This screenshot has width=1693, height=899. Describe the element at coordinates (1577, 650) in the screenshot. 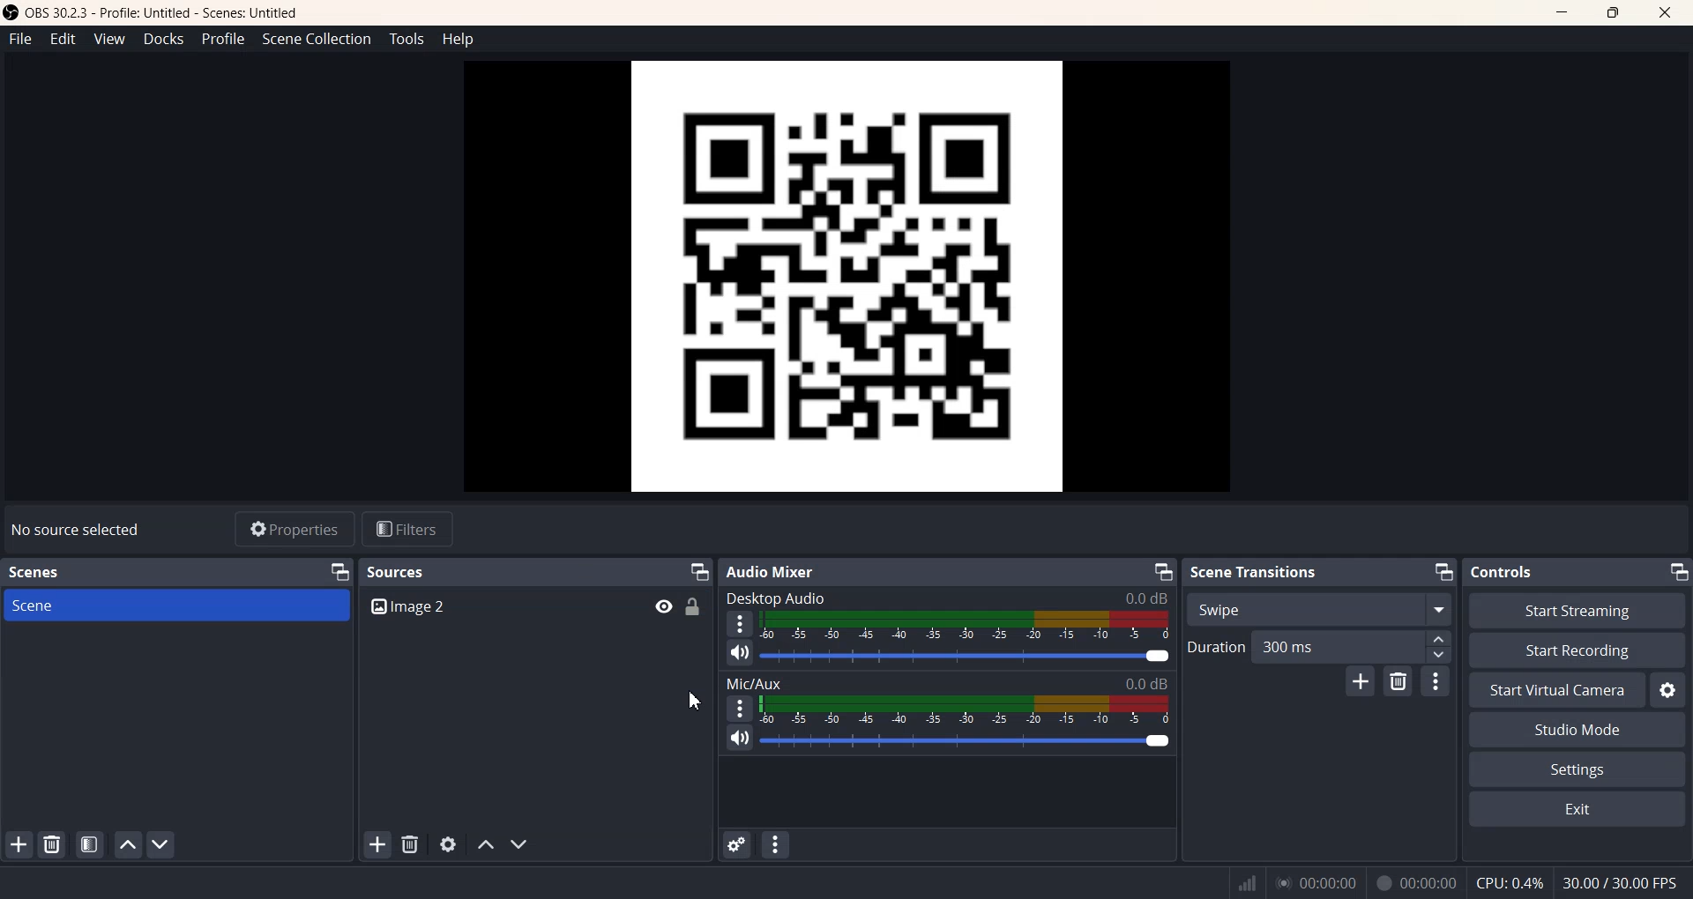

I see `Start Recording` at that location.